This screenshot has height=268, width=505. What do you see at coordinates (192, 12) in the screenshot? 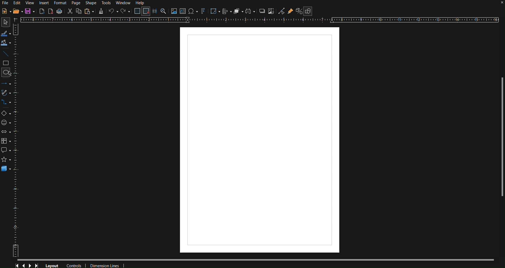
I see `Insert special character` at bounding box center [192, 12].